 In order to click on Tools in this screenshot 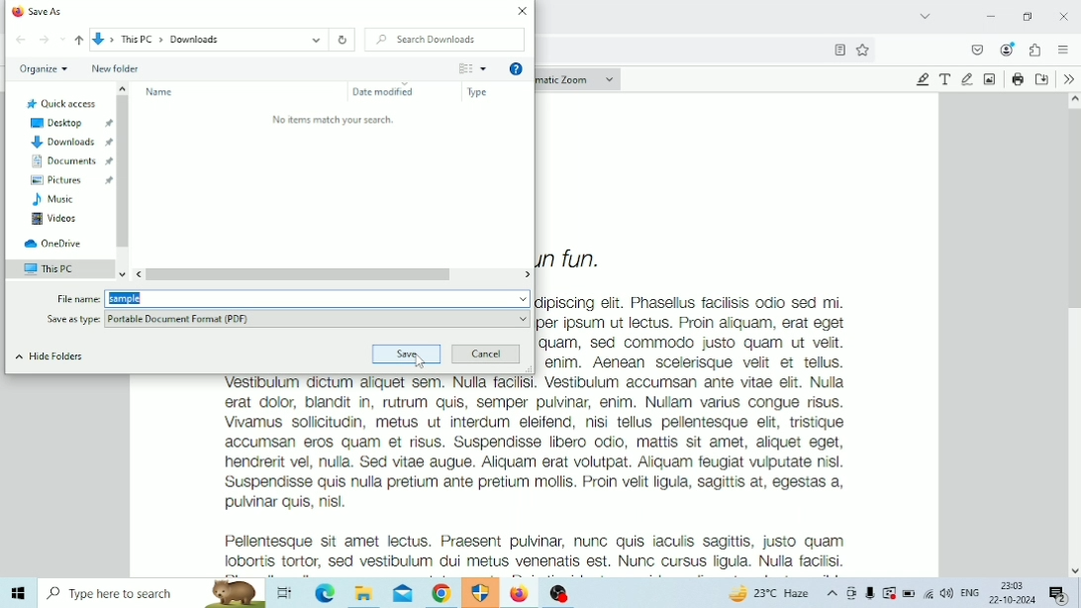, I will do `click(1069, 78)`.